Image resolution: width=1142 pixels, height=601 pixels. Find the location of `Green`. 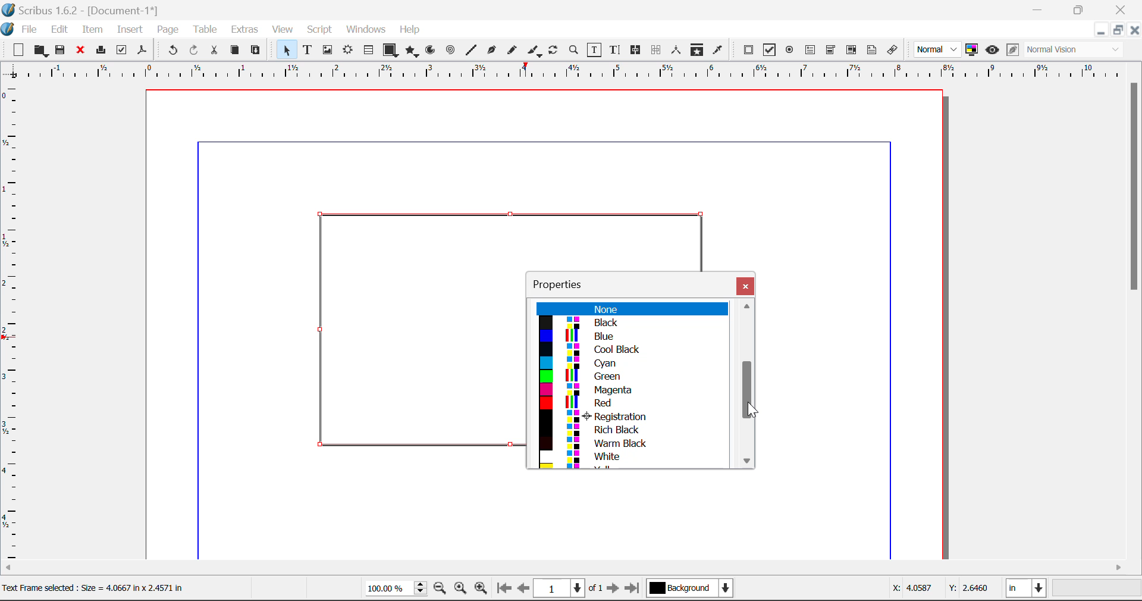

Green is located at coordinates (628, 377).